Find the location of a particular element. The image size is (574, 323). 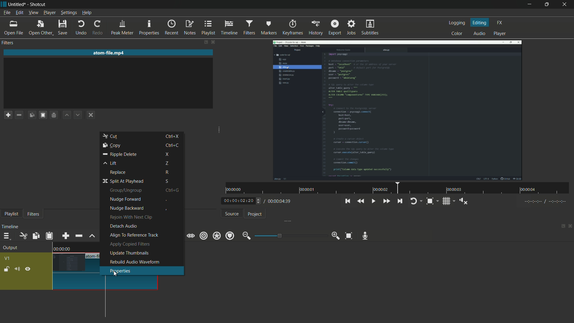

undo is located at coordinates (81, 28).